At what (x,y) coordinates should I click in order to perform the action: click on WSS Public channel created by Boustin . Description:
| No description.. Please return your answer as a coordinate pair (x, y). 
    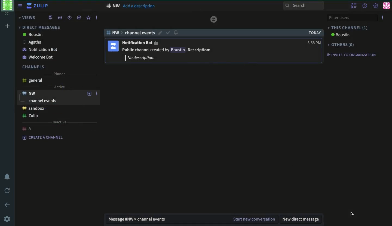
    Looking at the image, I should click on (195, 55).